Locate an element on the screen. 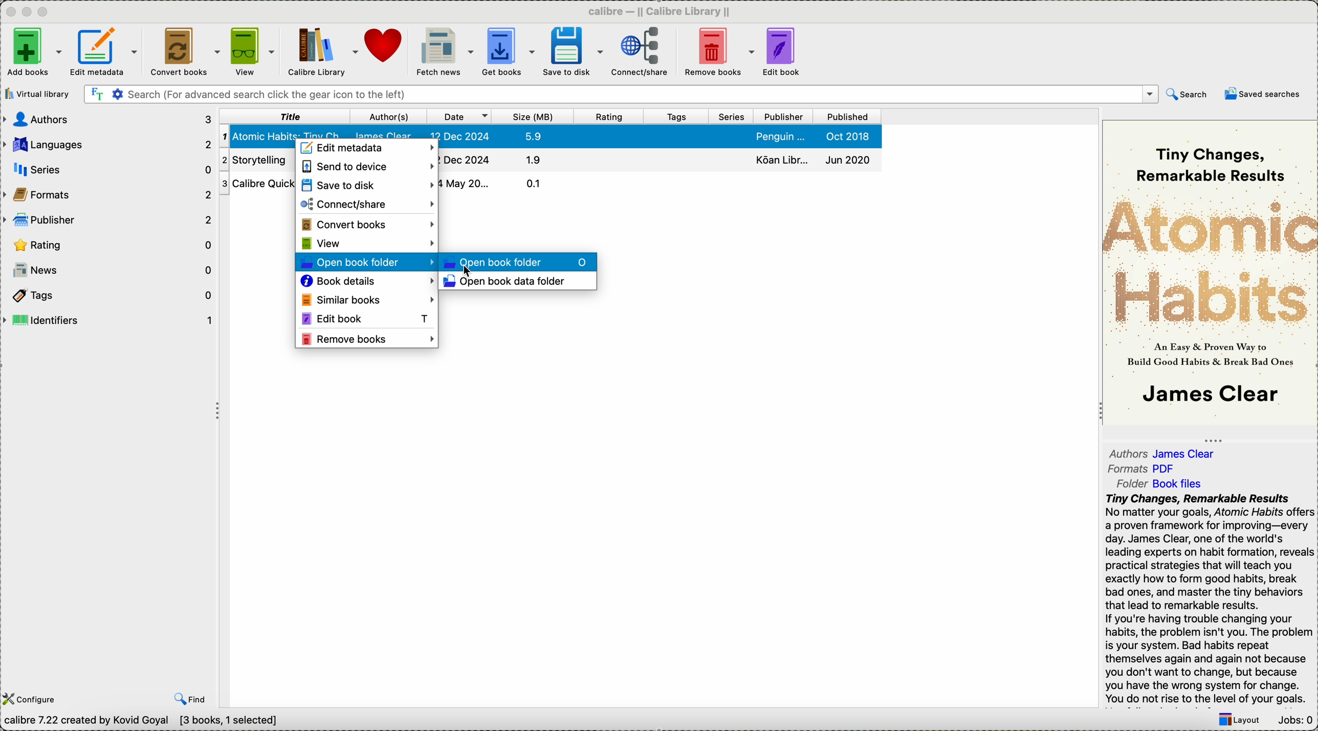 Image resolution: width=1318 pixels, height=731 pixels. click on open book folder is located at coordinates (367, 263).